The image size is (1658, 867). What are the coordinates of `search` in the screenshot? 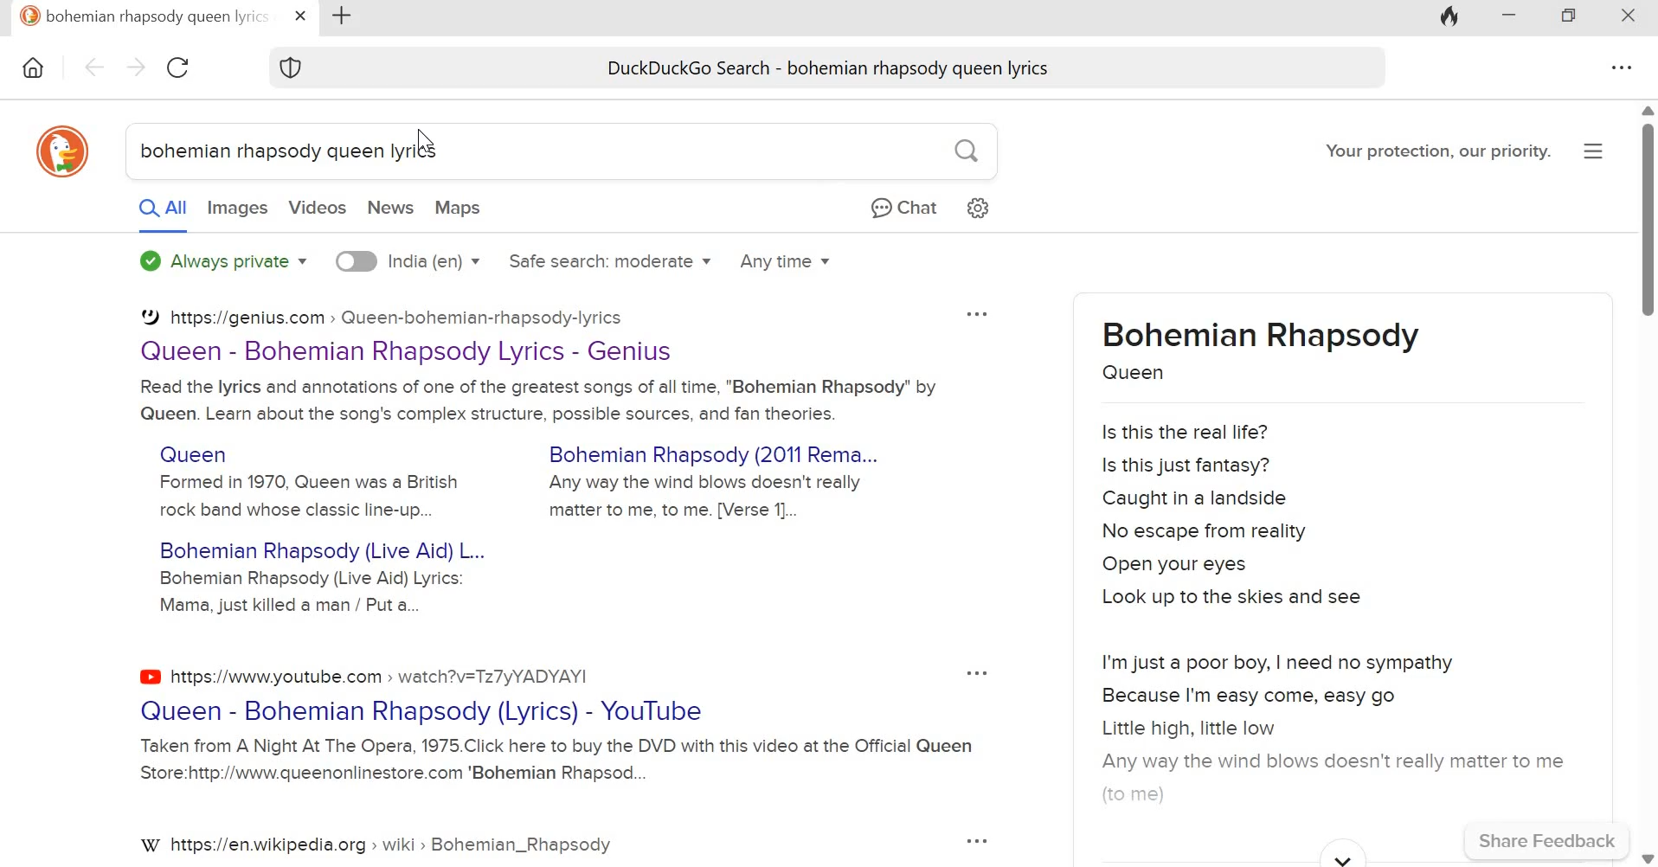 It's located at (971, 156).